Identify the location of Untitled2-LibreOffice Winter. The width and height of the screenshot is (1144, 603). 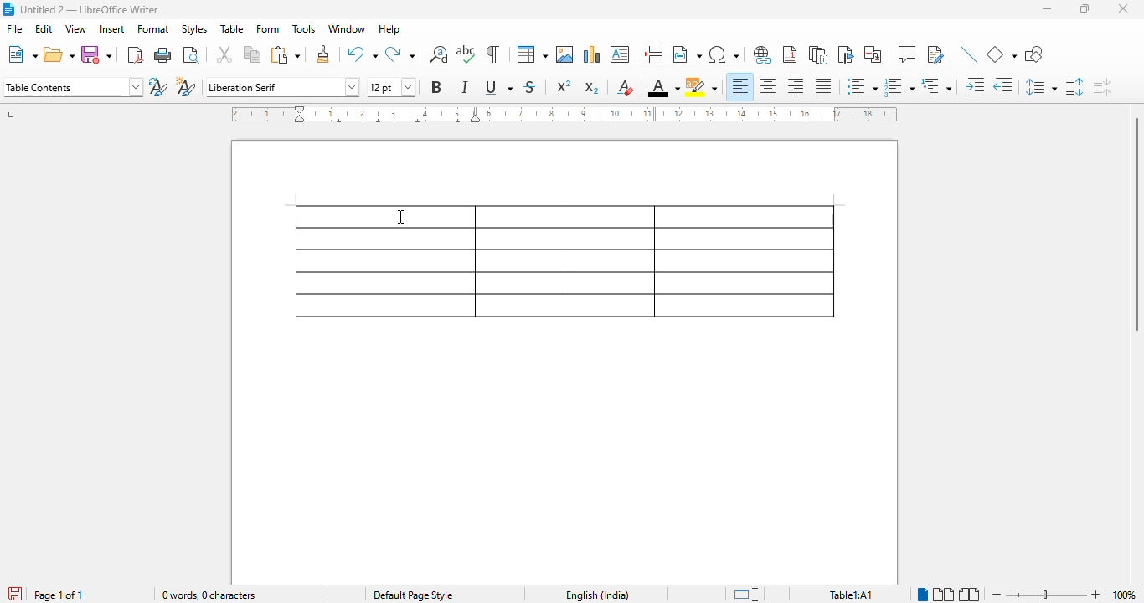
(91, 10).